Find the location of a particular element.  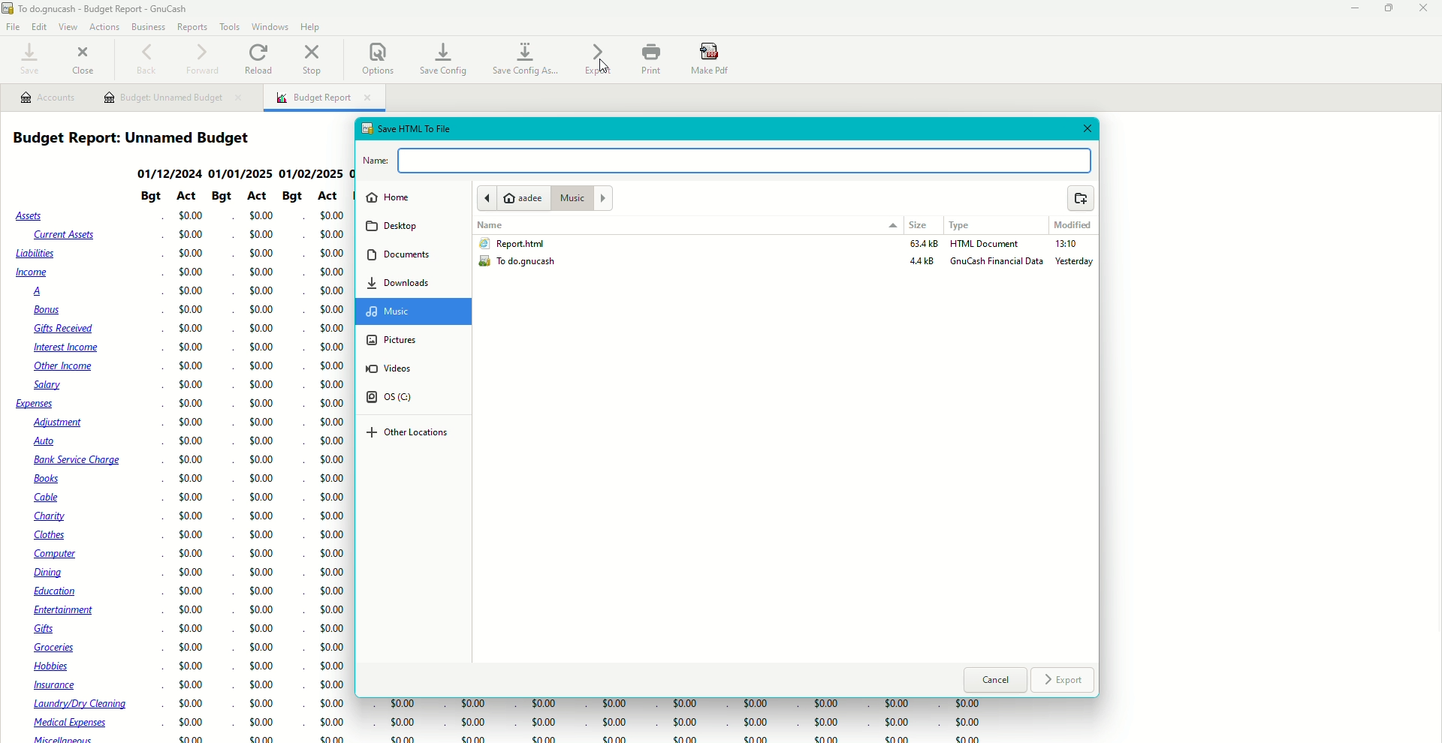

Tools is located at coordinates (228, 26).